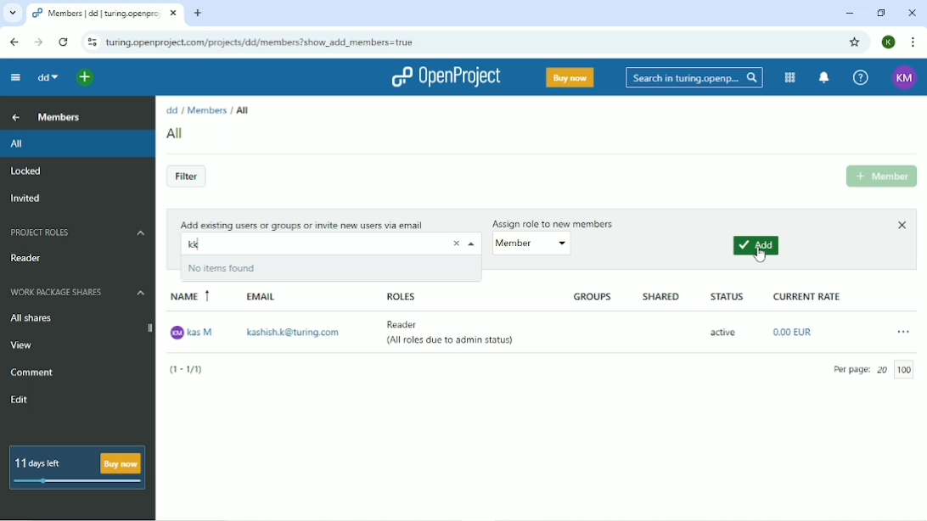 This screenshot has height=521, width=927. What do you see at coordinates (569, 77) in the screenshot?
I see `Buy now` at bounding box center [569, 77].